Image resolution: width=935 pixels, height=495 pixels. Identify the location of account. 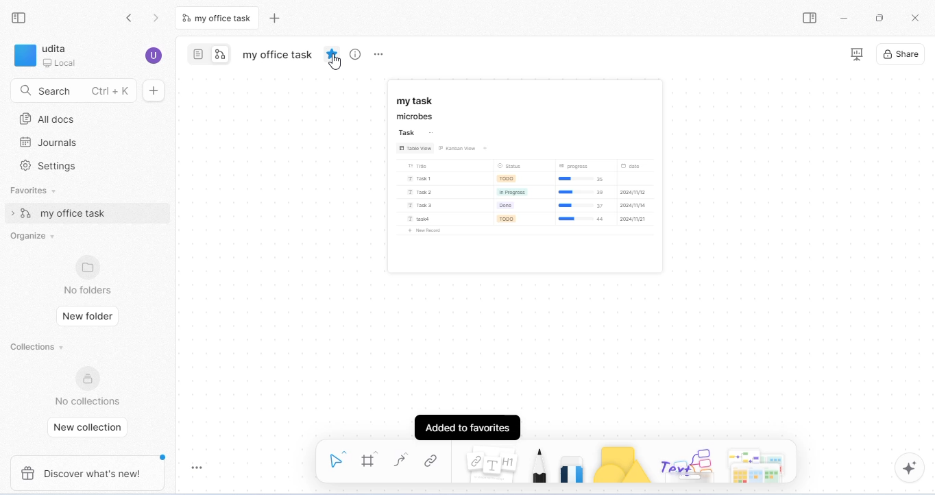
(153, 54).